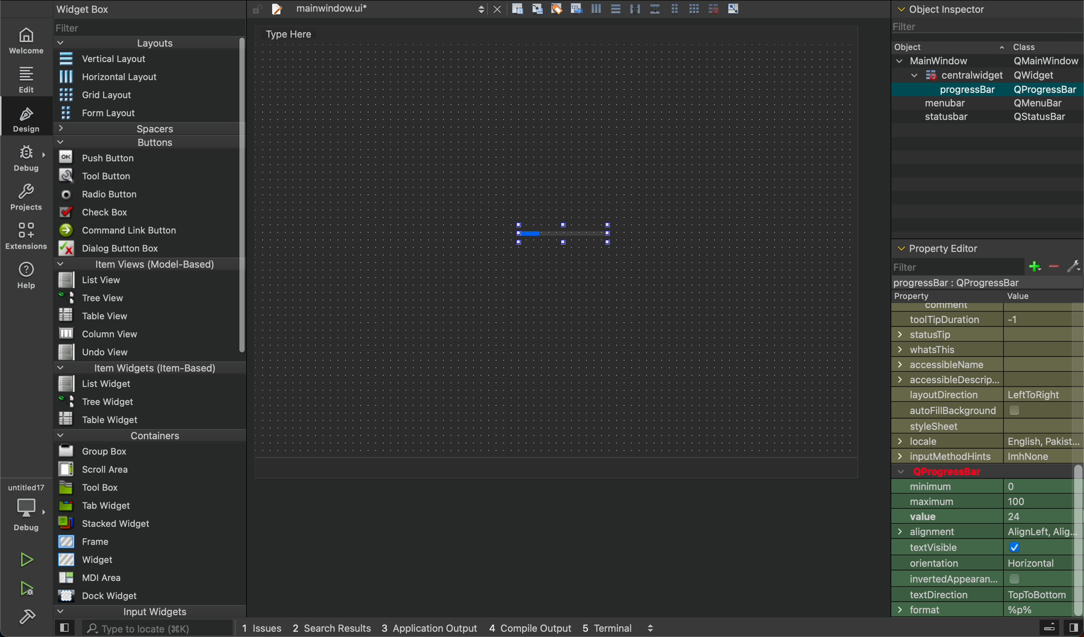 The image size is (1084, 637). I want to click on Orientation , so click(981, 565).